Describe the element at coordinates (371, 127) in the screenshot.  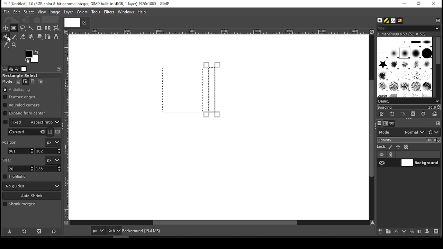
I see `scroll bar` at that location.